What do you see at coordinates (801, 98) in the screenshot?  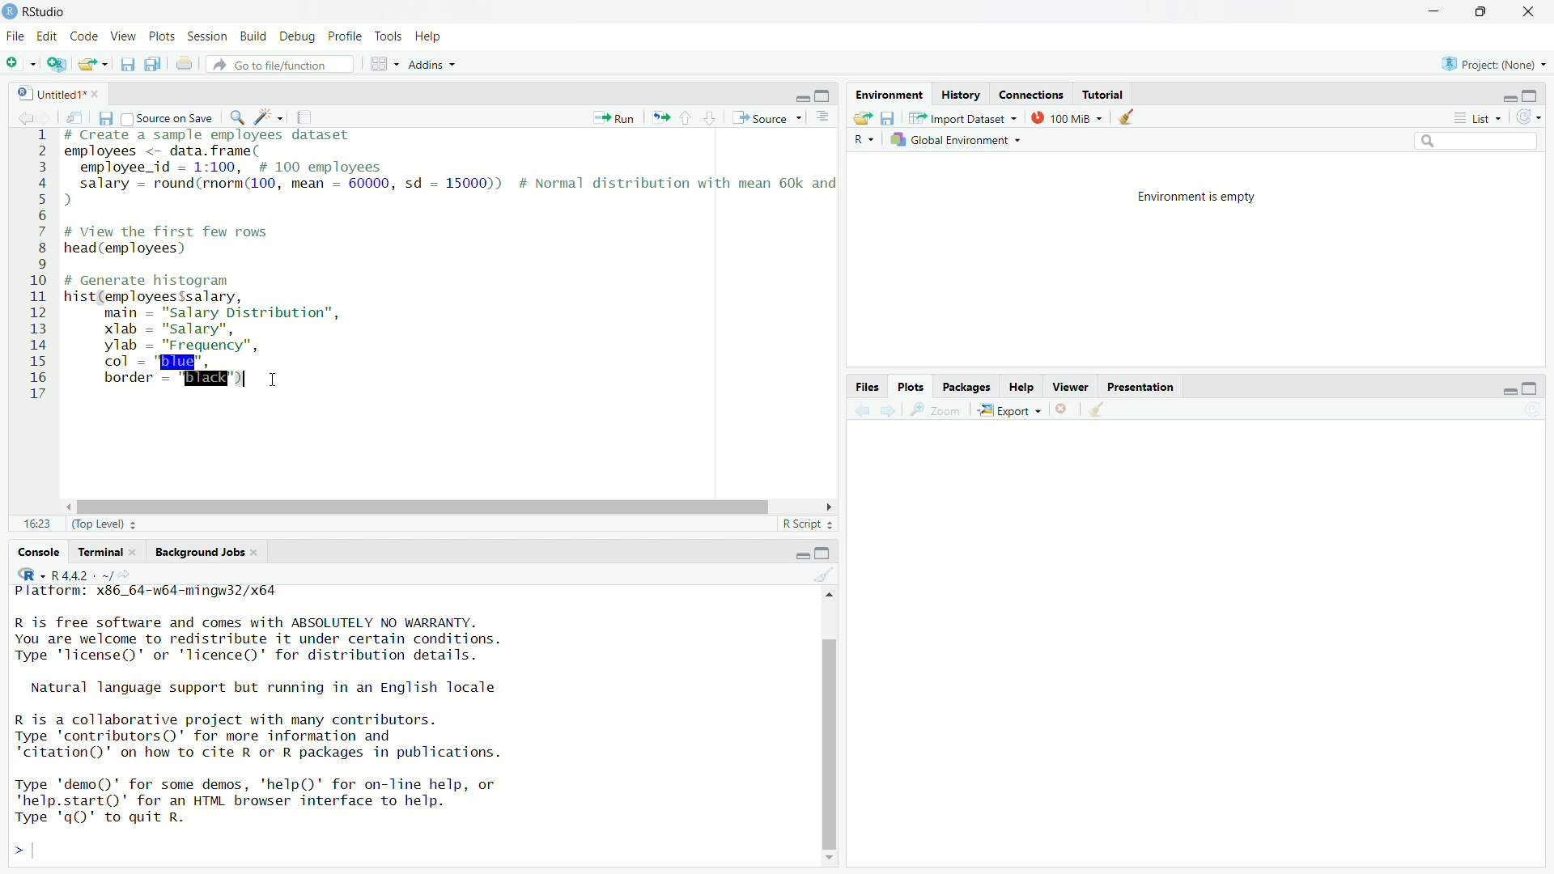 I see `minimise` at bounding box center [801, 98].